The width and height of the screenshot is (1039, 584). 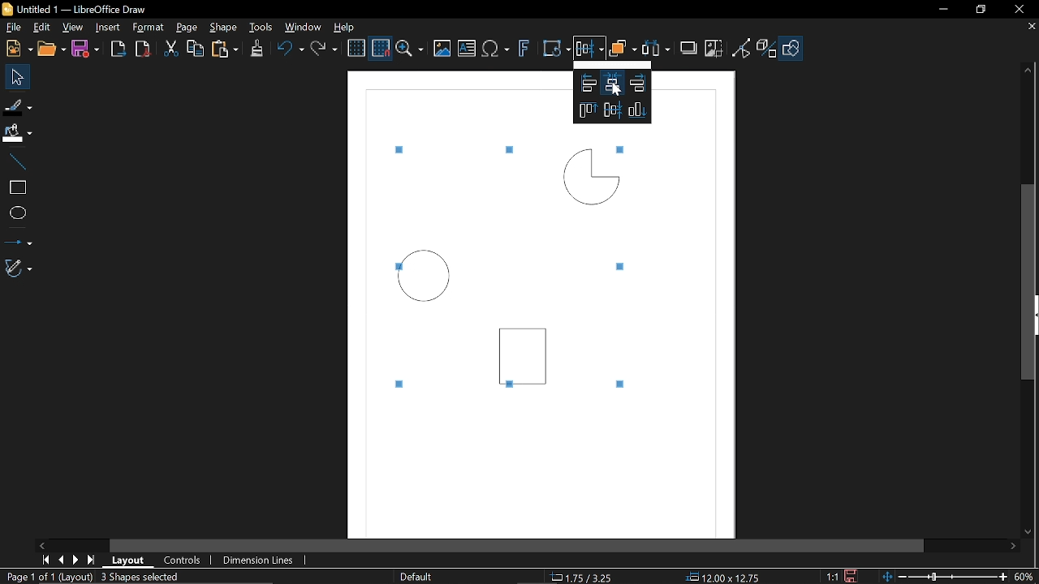 What do you see at coordinates (506, 149) in the screenshot?
I see `Tiny squares sound selected objects` at bounding box center [506, 149].